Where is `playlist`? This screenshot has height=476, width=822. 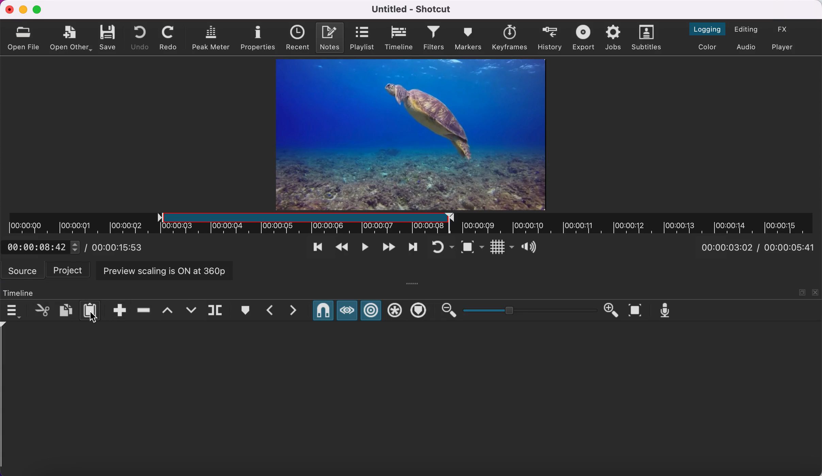
playlist is located at coordinates (363, 38).